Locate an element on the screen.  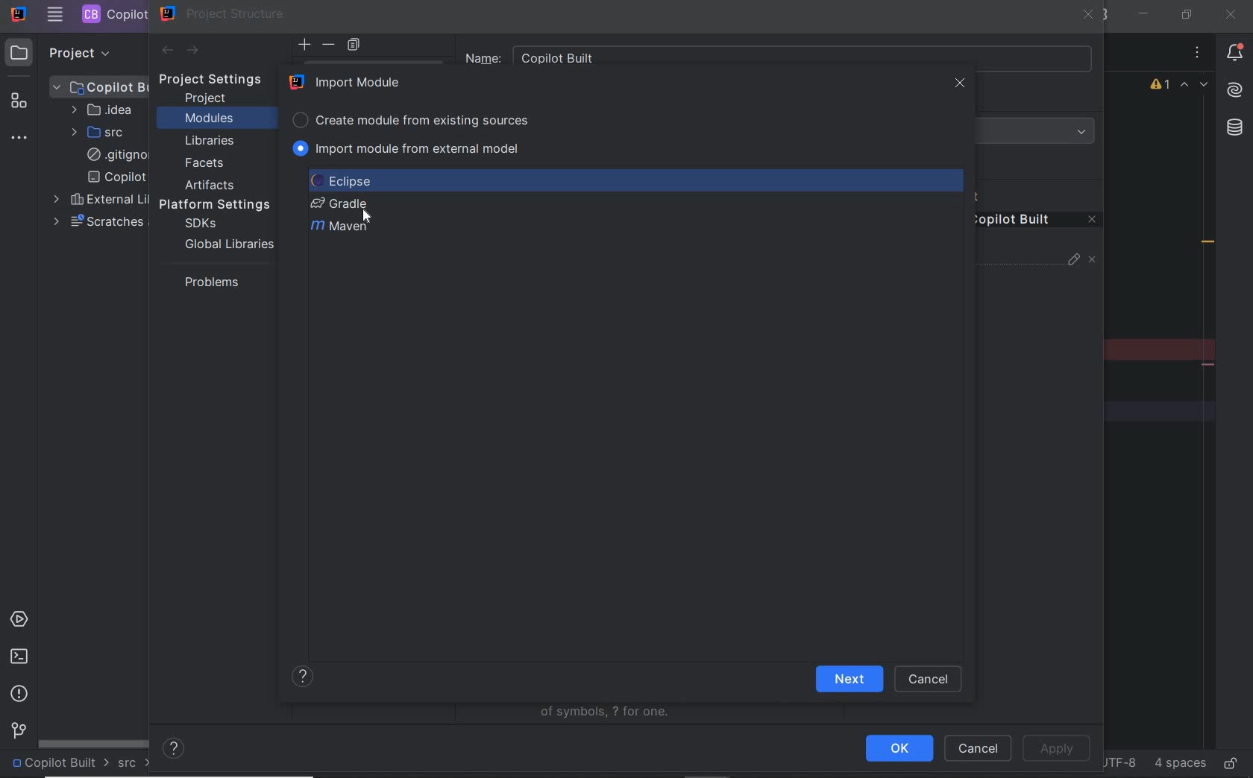
Maven is located at coordinates (341, 227).